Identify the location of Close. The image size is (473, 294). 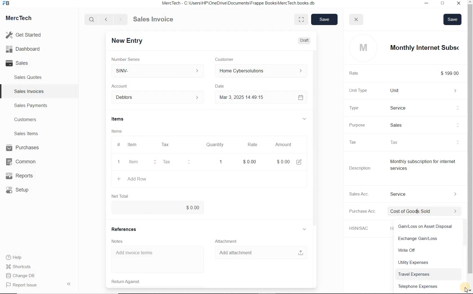
(460, 4).